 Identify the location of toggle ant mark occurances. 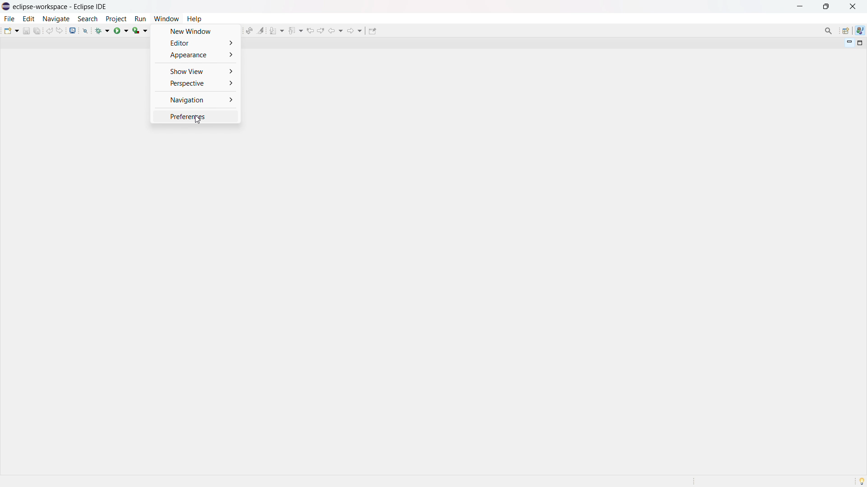
(261, 30).